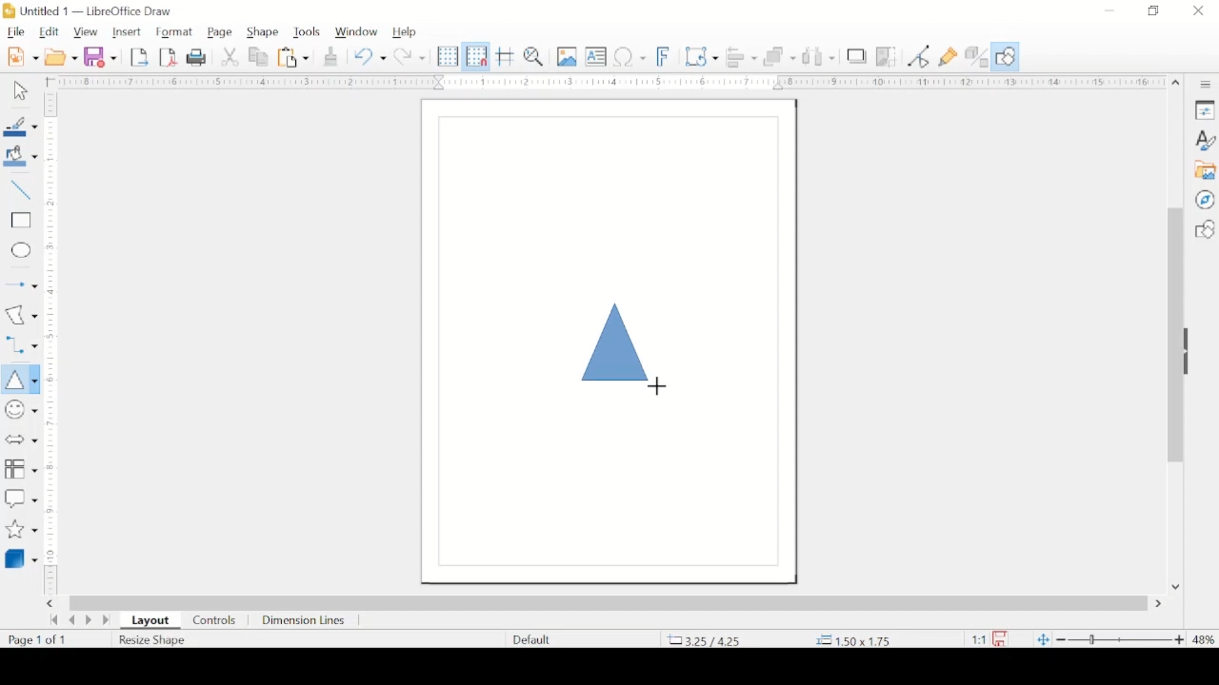 Image resolution: width=1219 pixels, height=685 pixels. Describe the element at coordinates (1177, 587) in the screenshot. I see `scroll down arrow` at that location.